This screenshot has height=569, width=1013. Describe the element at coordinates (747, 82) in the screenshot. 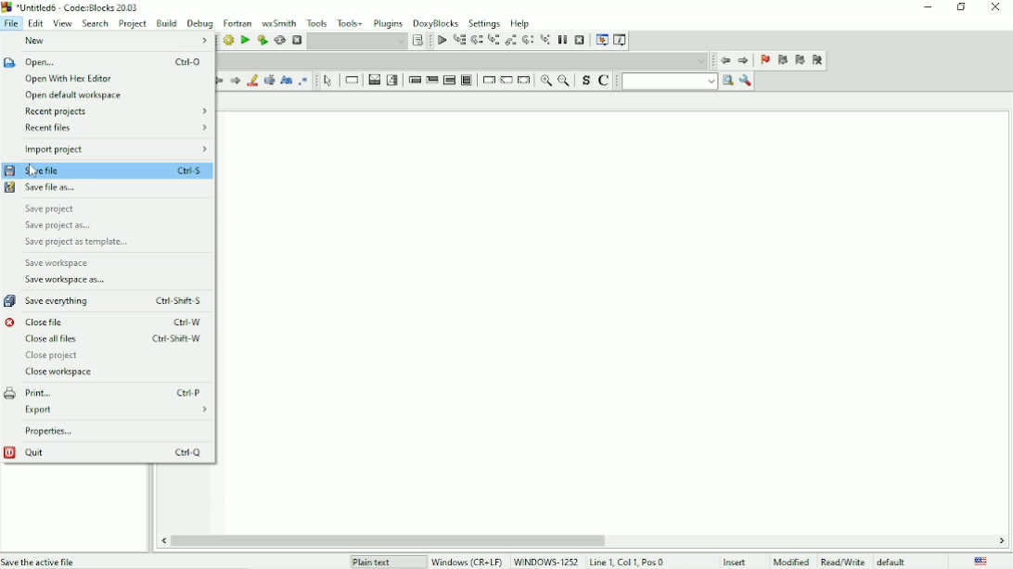

I see `Show options window` at that location.